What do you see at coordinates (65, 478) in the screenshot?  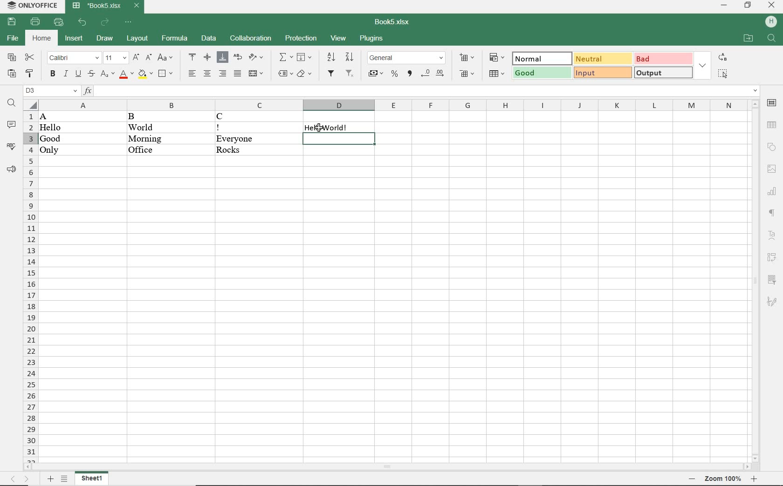 I see `List Sheets` at bounding box center [65, 478].